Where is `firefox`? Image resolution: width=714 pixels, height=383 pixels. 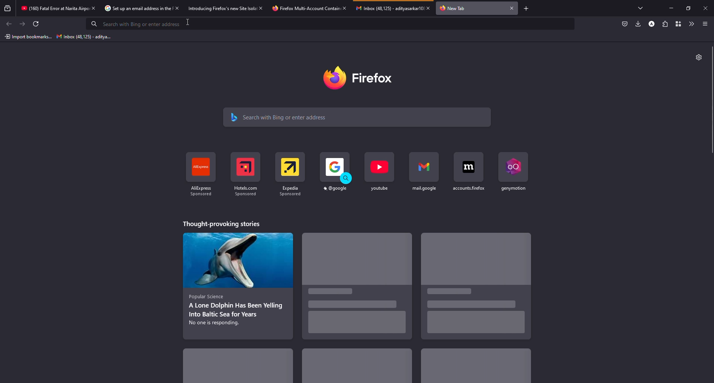
firefox is located at coordinates (361, 77).